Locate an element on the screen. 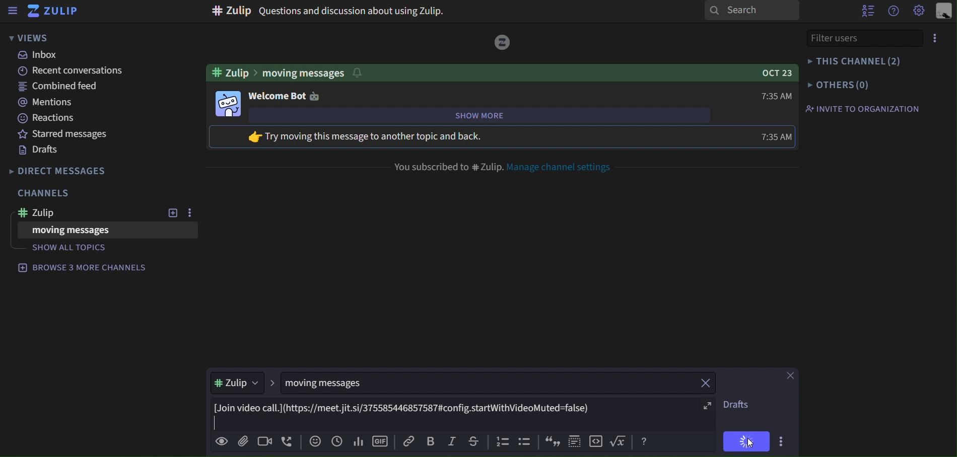 The image size is (957, 457). expand fullscreen is located at coordinates (708, 405).